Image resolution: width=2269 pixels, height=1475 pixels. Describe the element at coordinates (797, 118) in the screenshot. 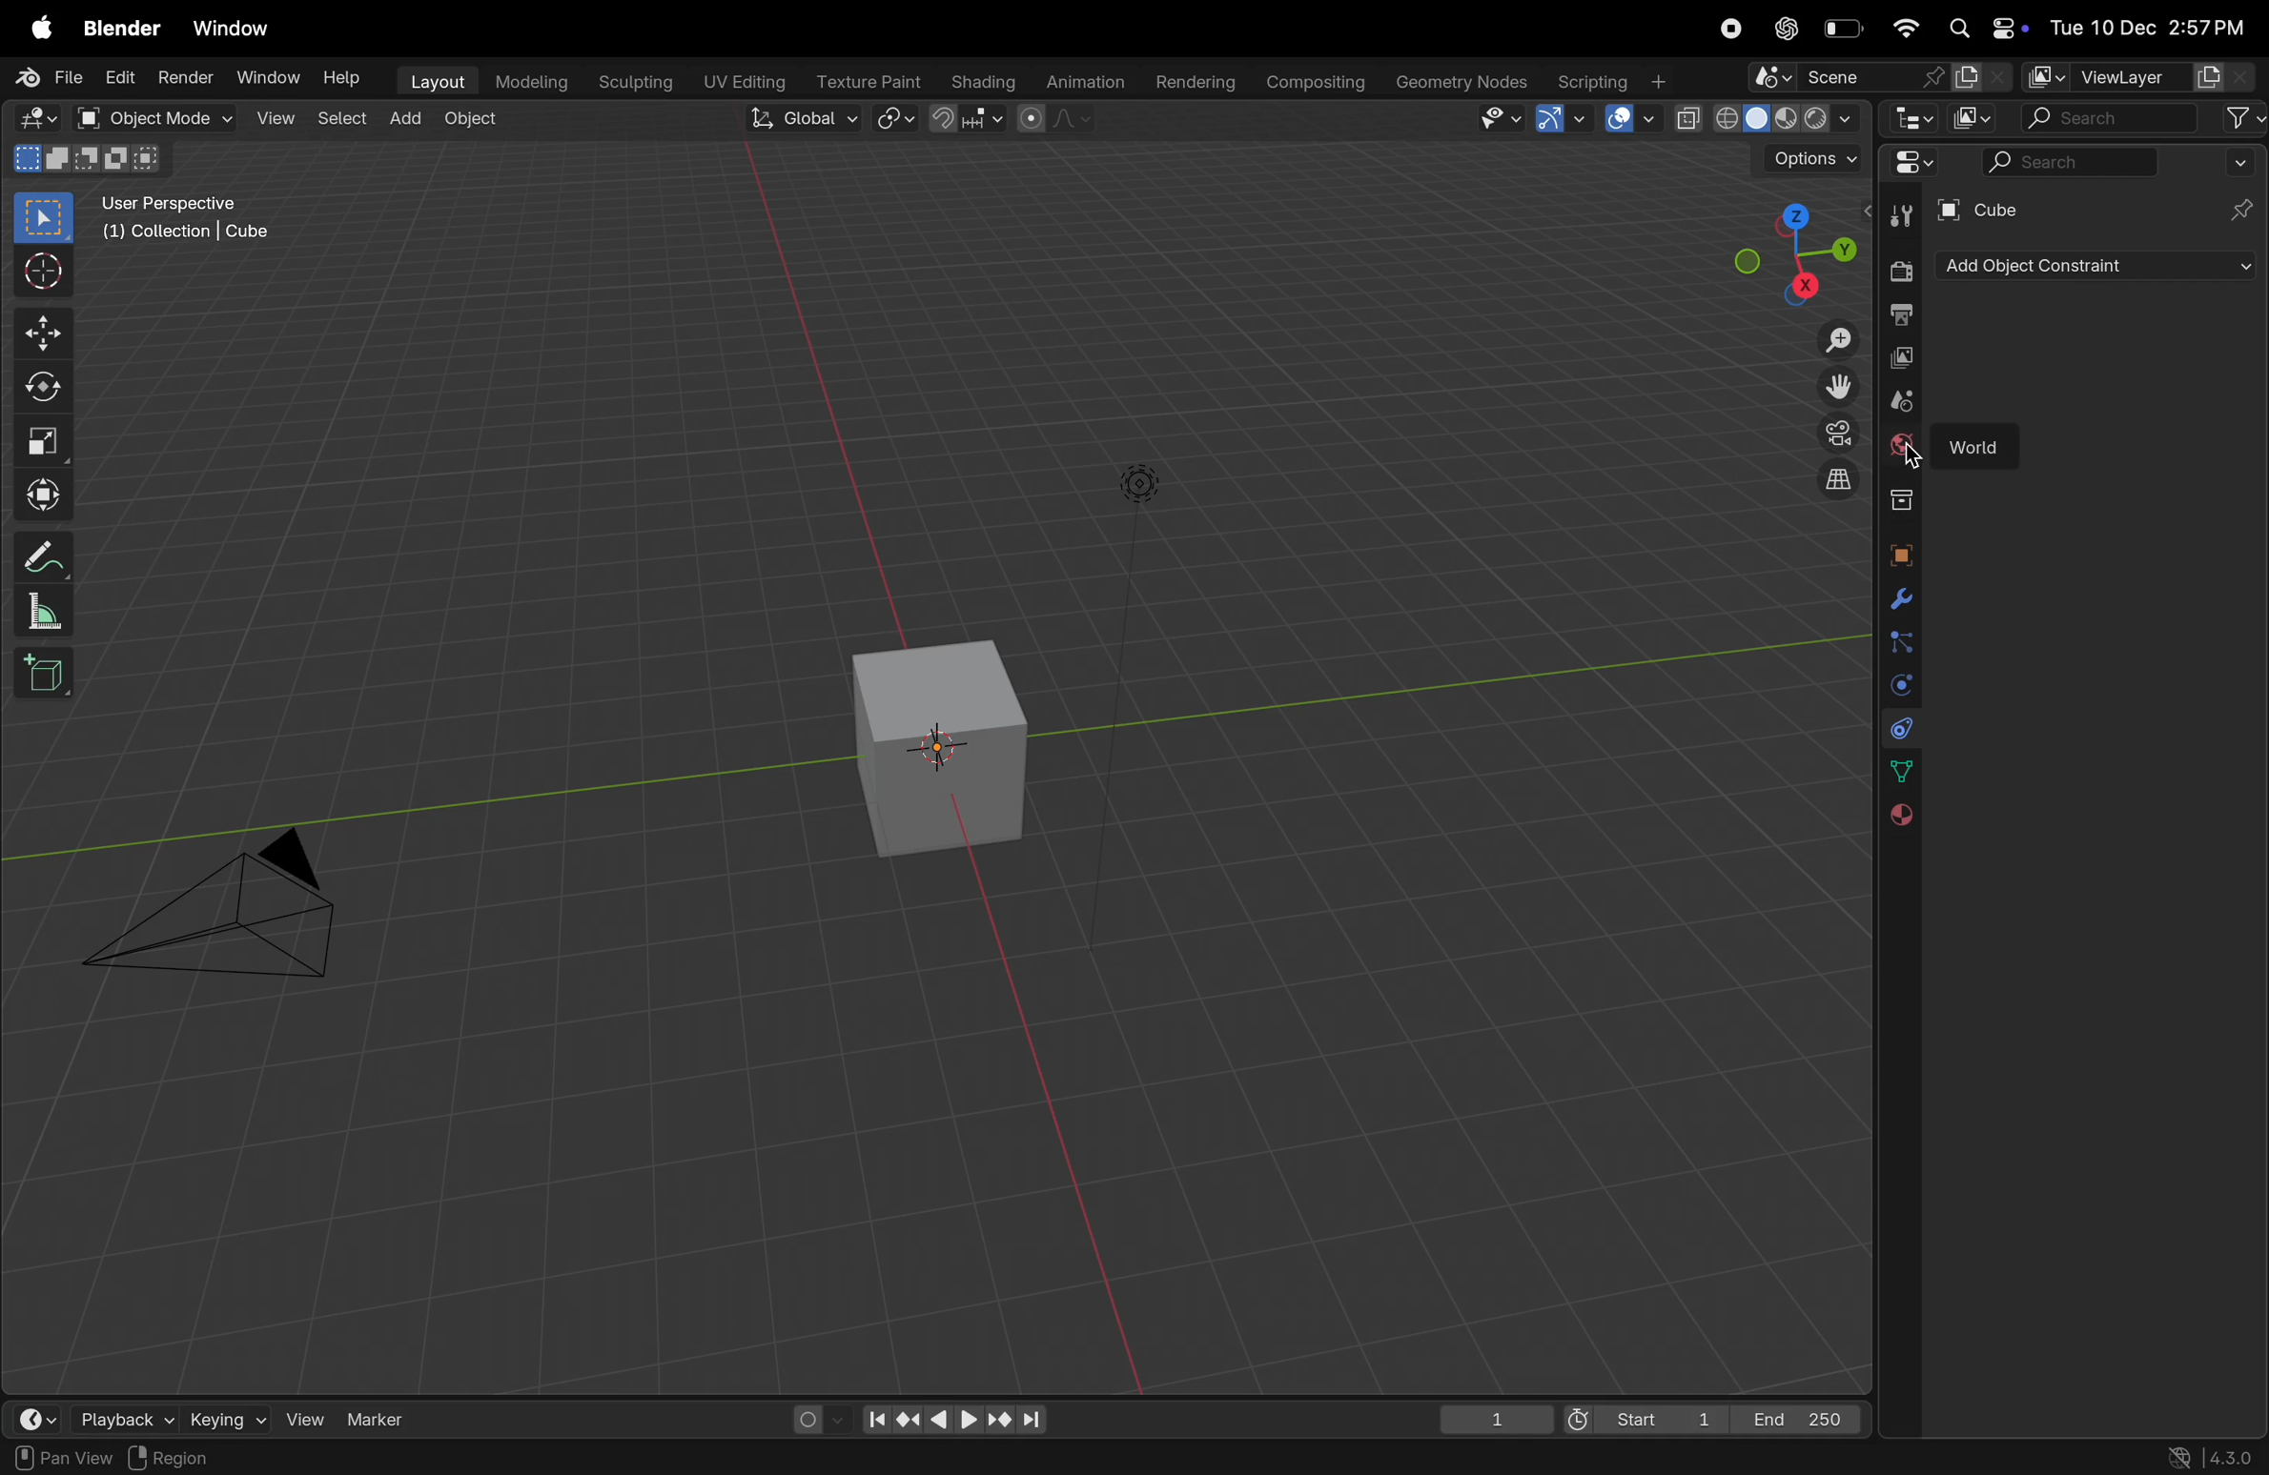

I see `Global` at that location.